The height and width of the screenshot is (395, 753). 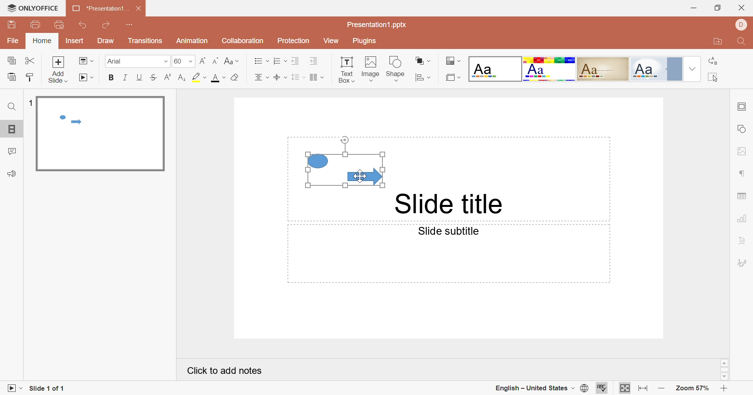 What do you see at coordinates (378, 25) in the screenshot?
I see `Presentation1.pptx` at bounding box center [378, 25].